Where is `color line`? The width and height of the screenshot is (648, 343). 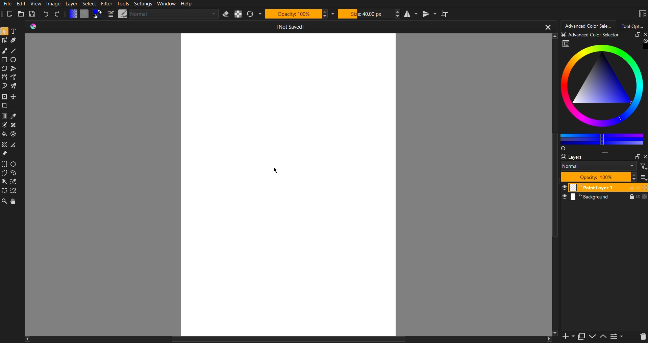 color line is located at coordinates (602, 138).